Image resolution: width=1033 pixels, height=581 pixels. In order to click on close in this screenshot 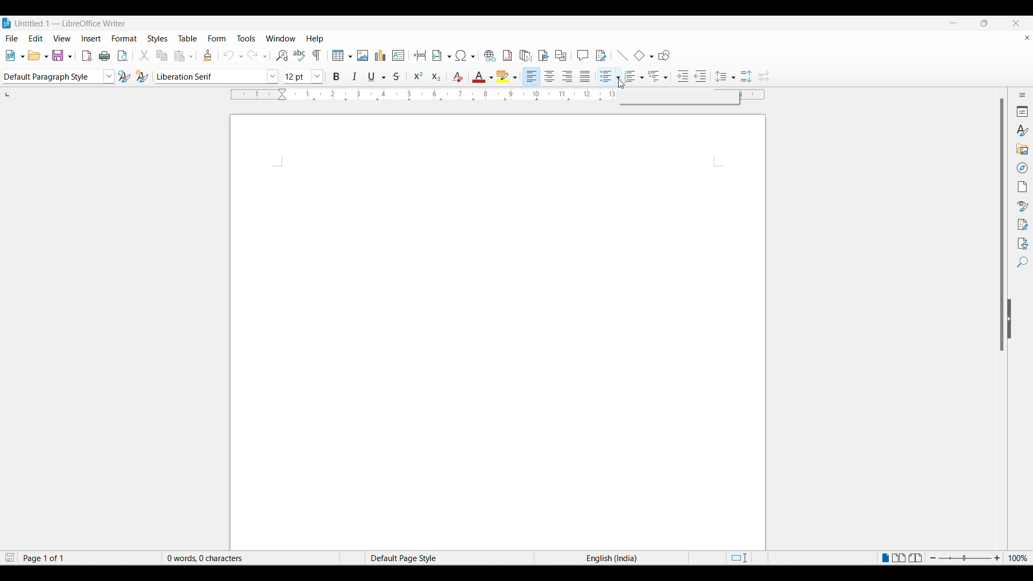, I will do `click(1009, 23)`.